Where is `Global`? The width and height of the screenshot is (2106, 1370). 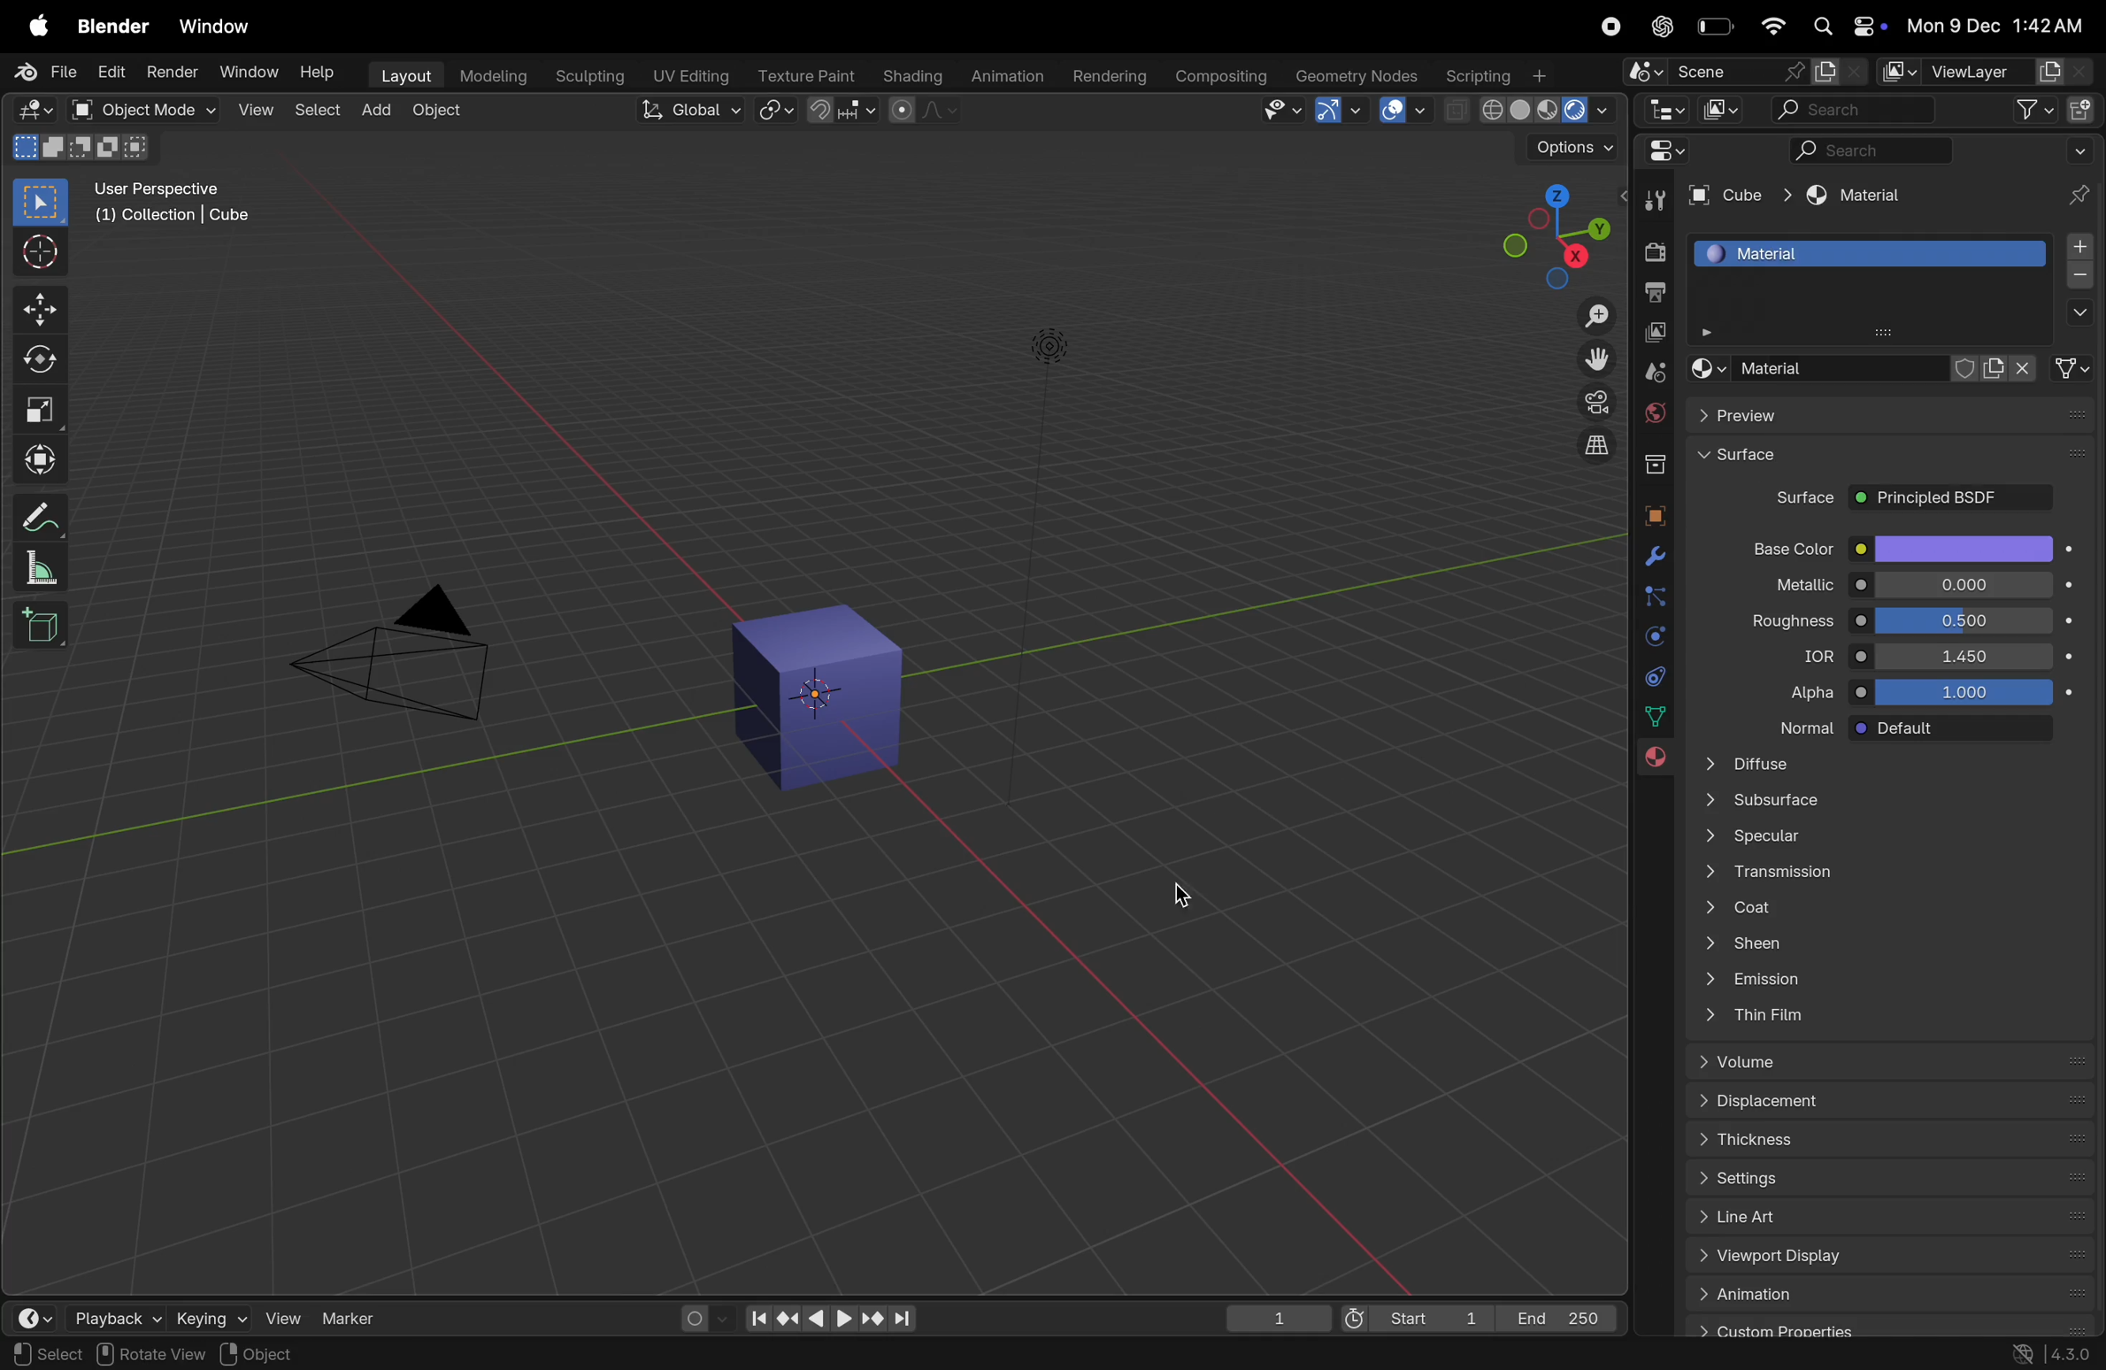 Global is located at coordinates (693, 110).